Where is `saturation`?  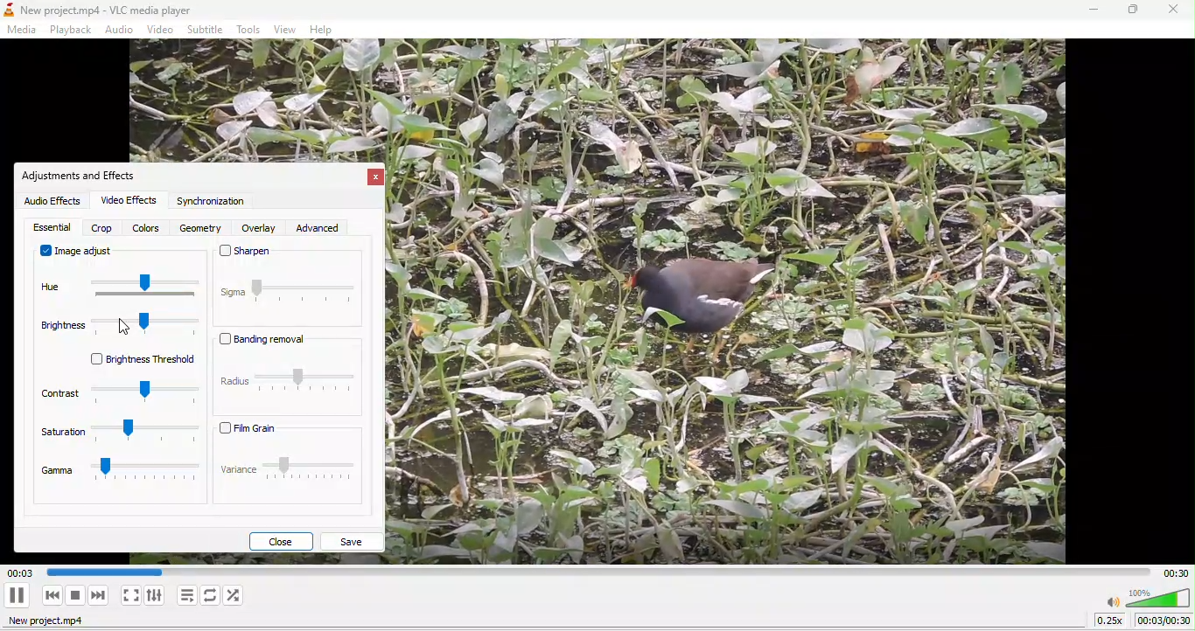
saturation is located at coordinates (117, 437).